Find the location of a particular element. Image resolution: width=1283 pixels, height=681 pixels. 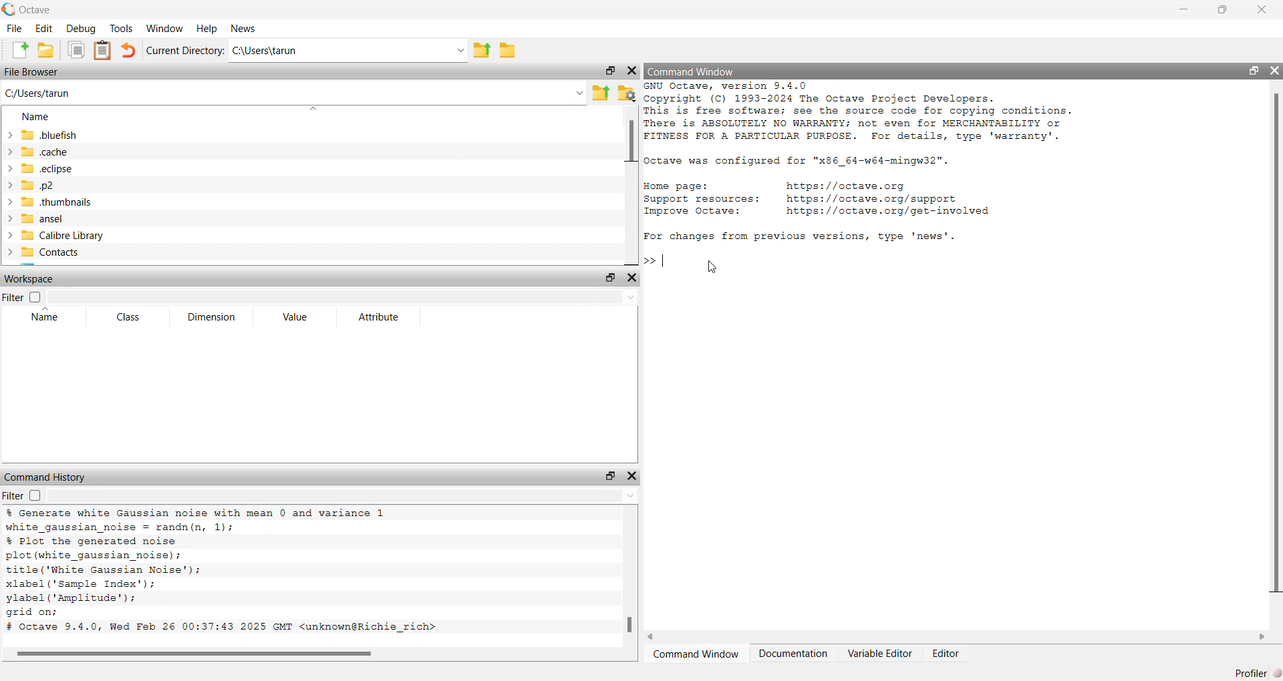

edit is located at coordinates (45, 28).